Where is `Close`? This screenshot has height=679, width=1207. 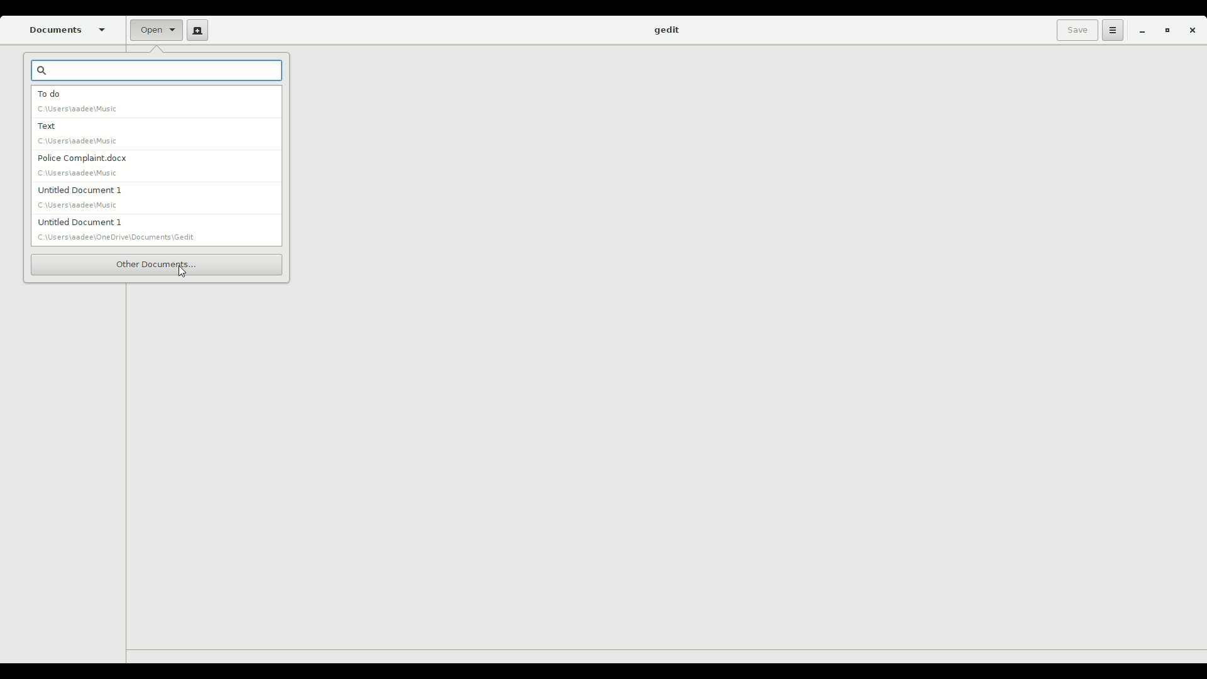
Close is located at coordinates (1192, 33).